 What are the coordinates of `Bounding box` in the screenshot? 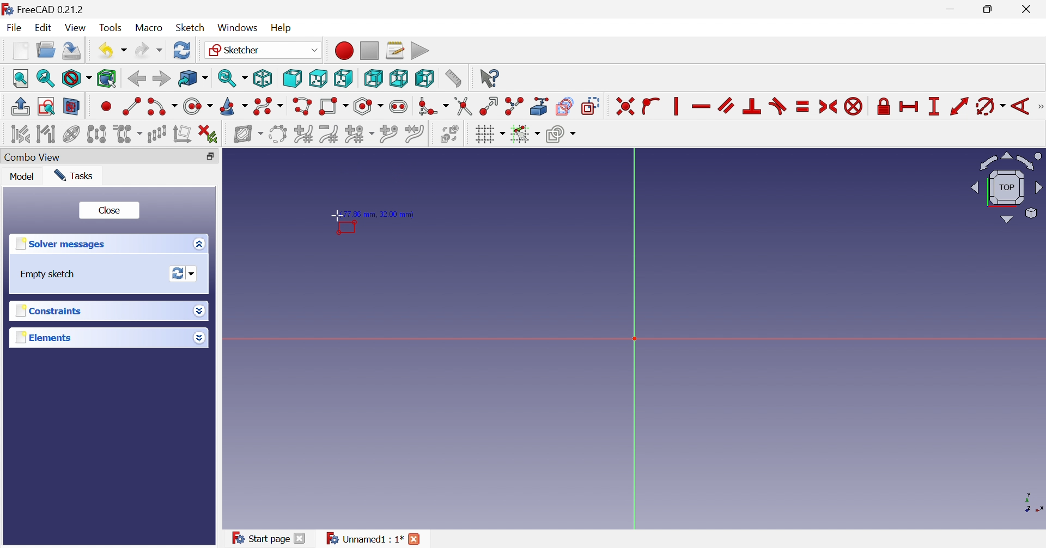 It's located at (107, 79).